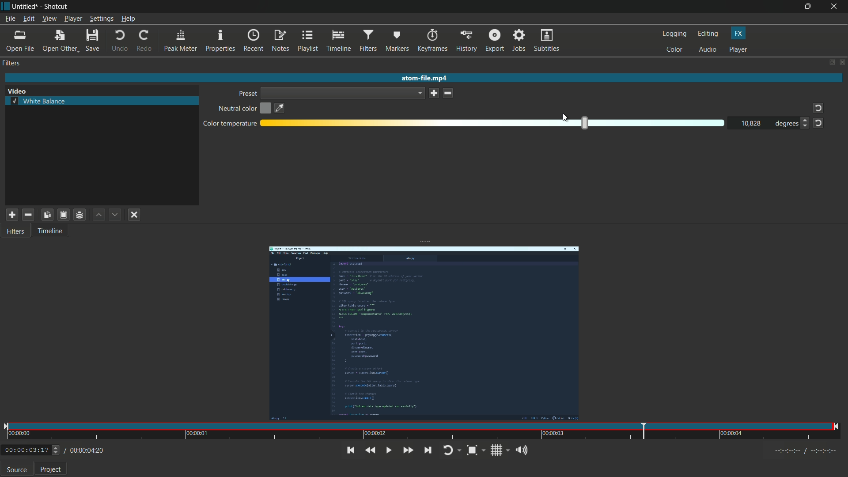  Describe the element at coordinates (92, 39) in the screenshot. I see `save` at that location.